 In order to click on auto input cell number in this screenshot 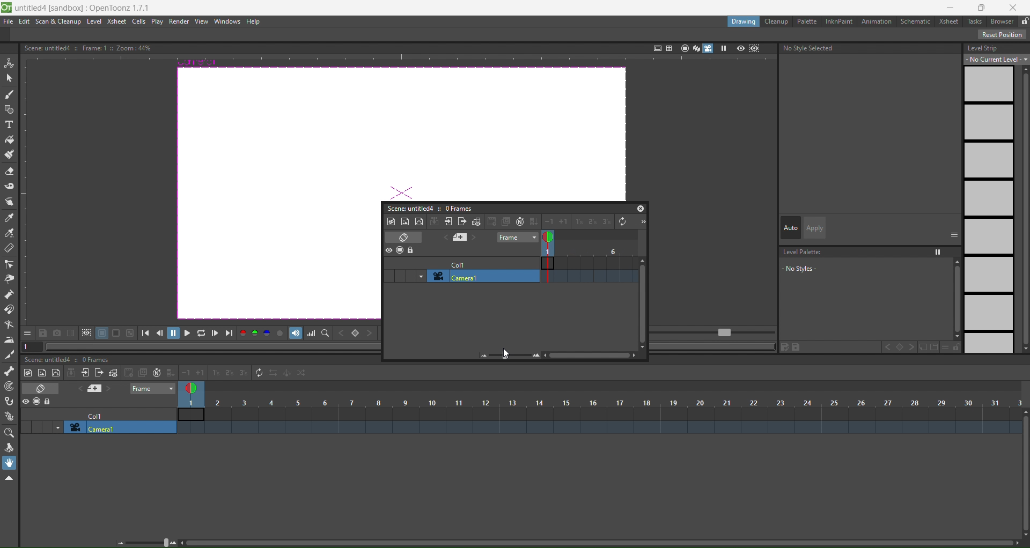, I will do `click(154, 373)`.